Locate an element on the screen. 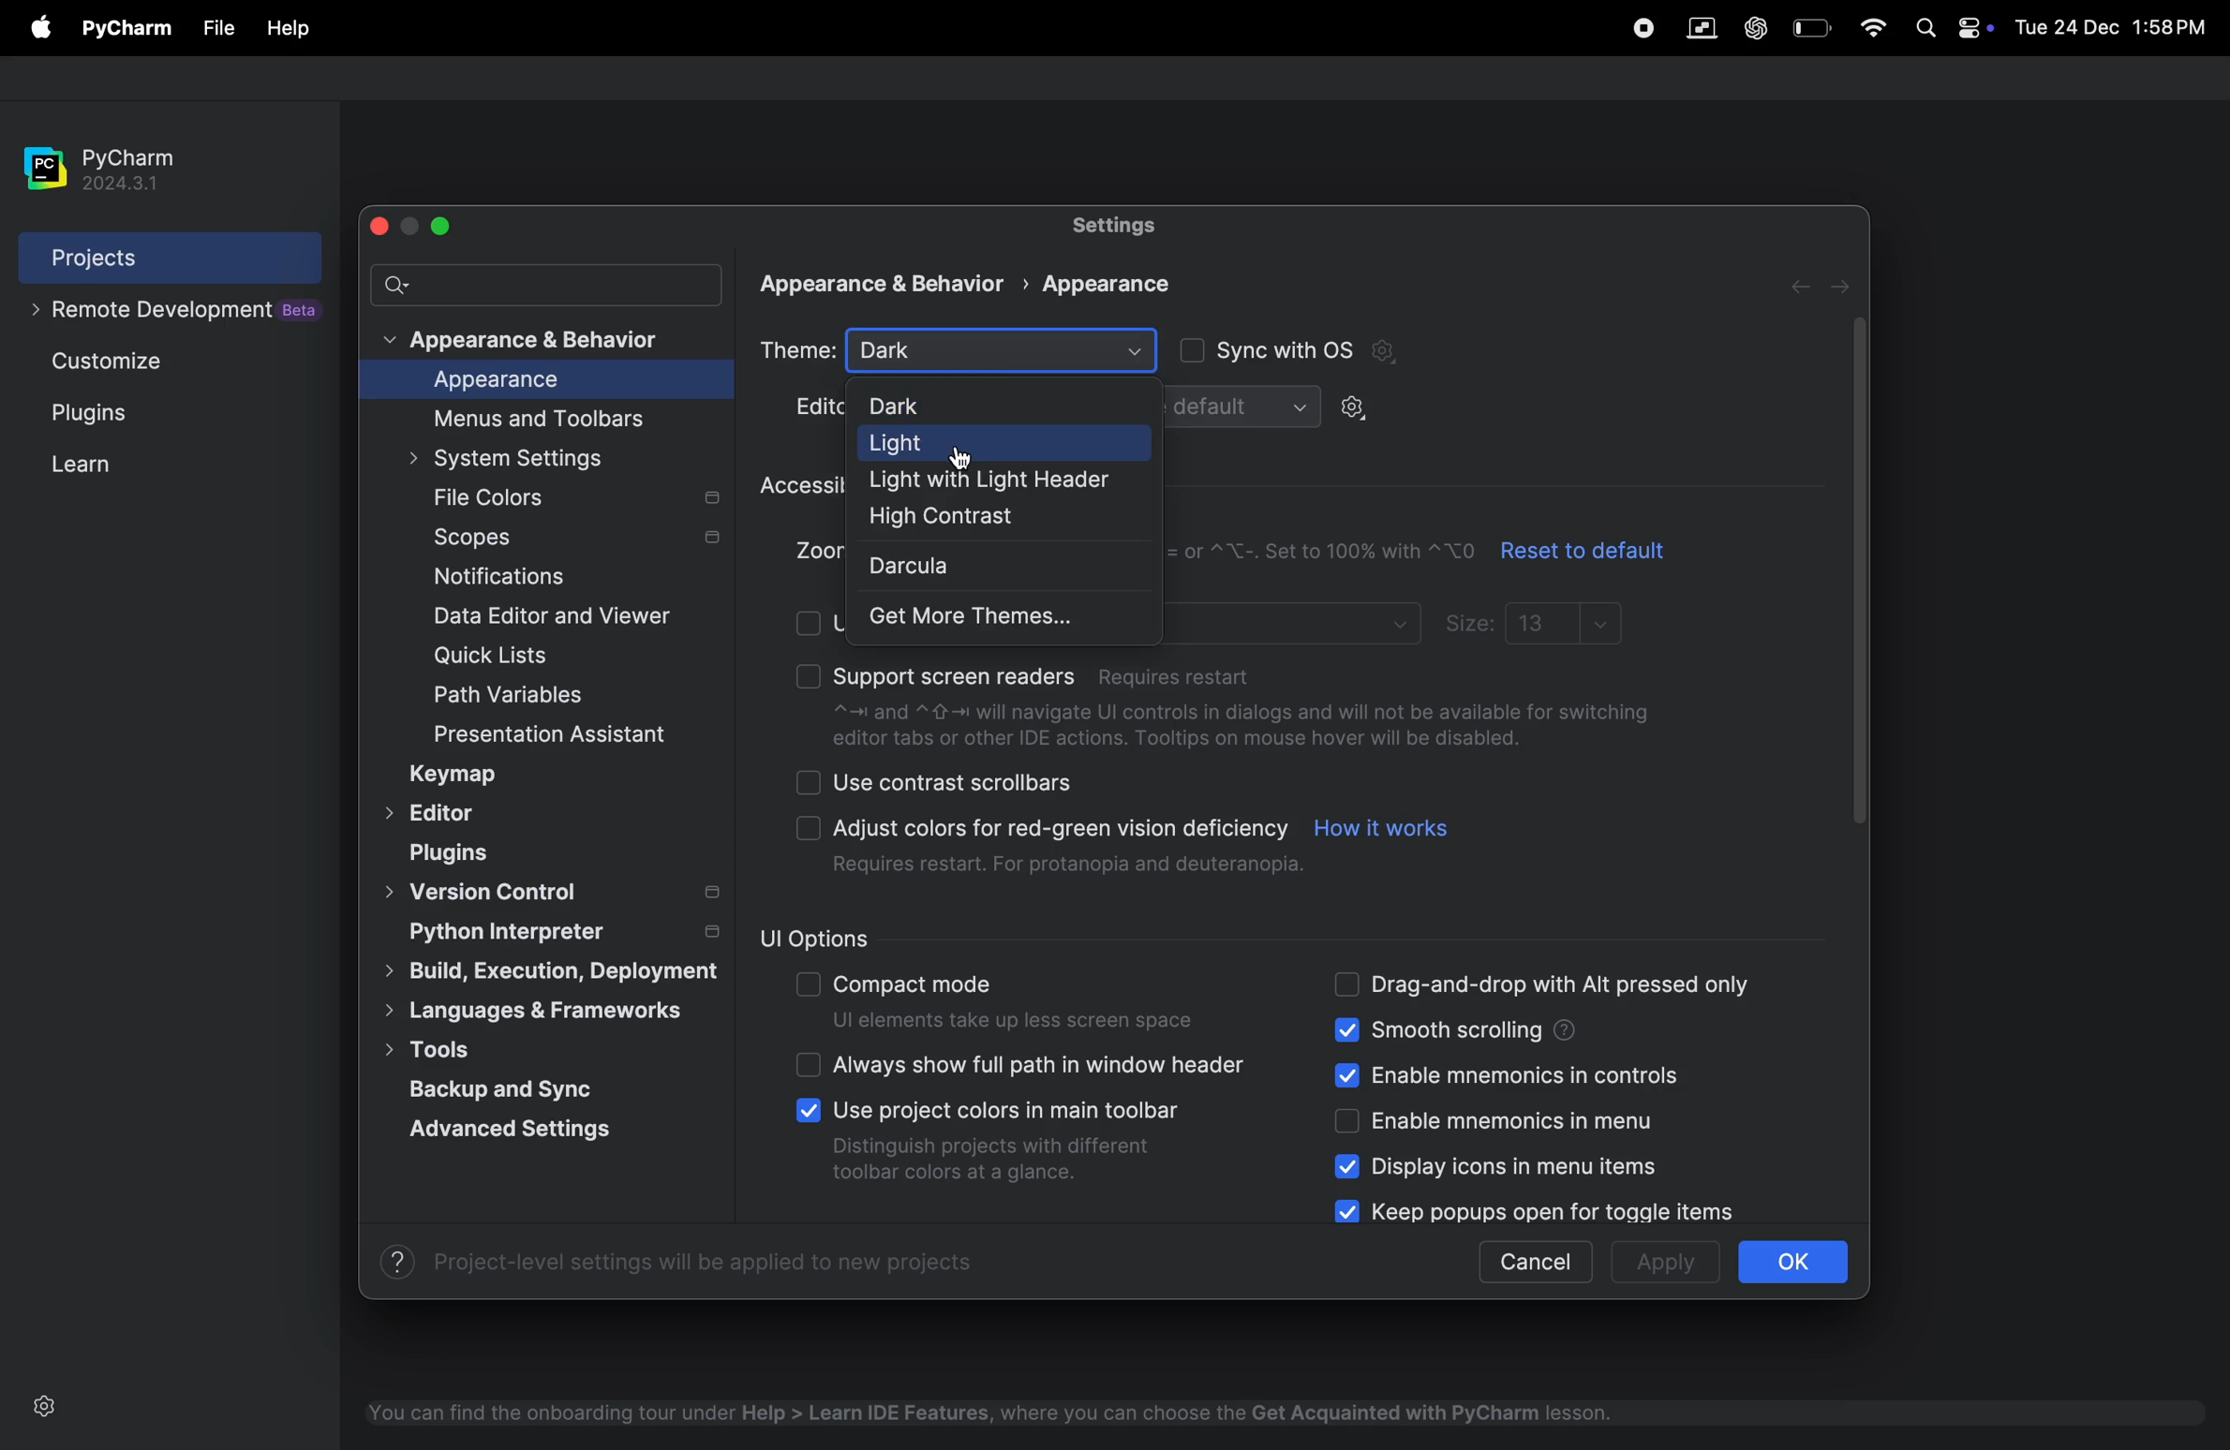  apply is located at coordinates (1660, 1265).